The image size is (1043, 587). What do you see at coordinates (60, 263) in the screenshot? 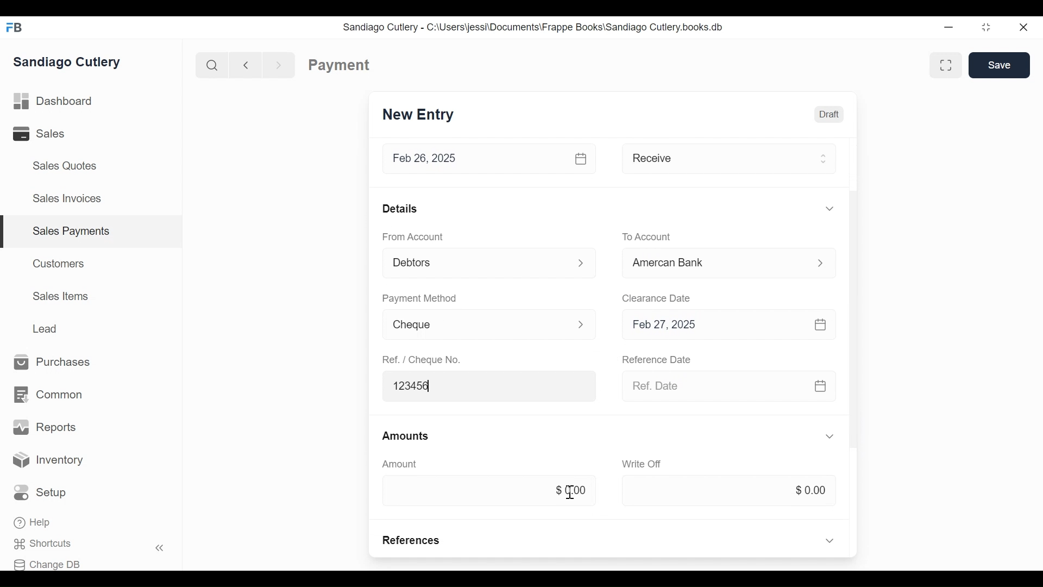
I see `Customers` at bounding box center [60, 263].